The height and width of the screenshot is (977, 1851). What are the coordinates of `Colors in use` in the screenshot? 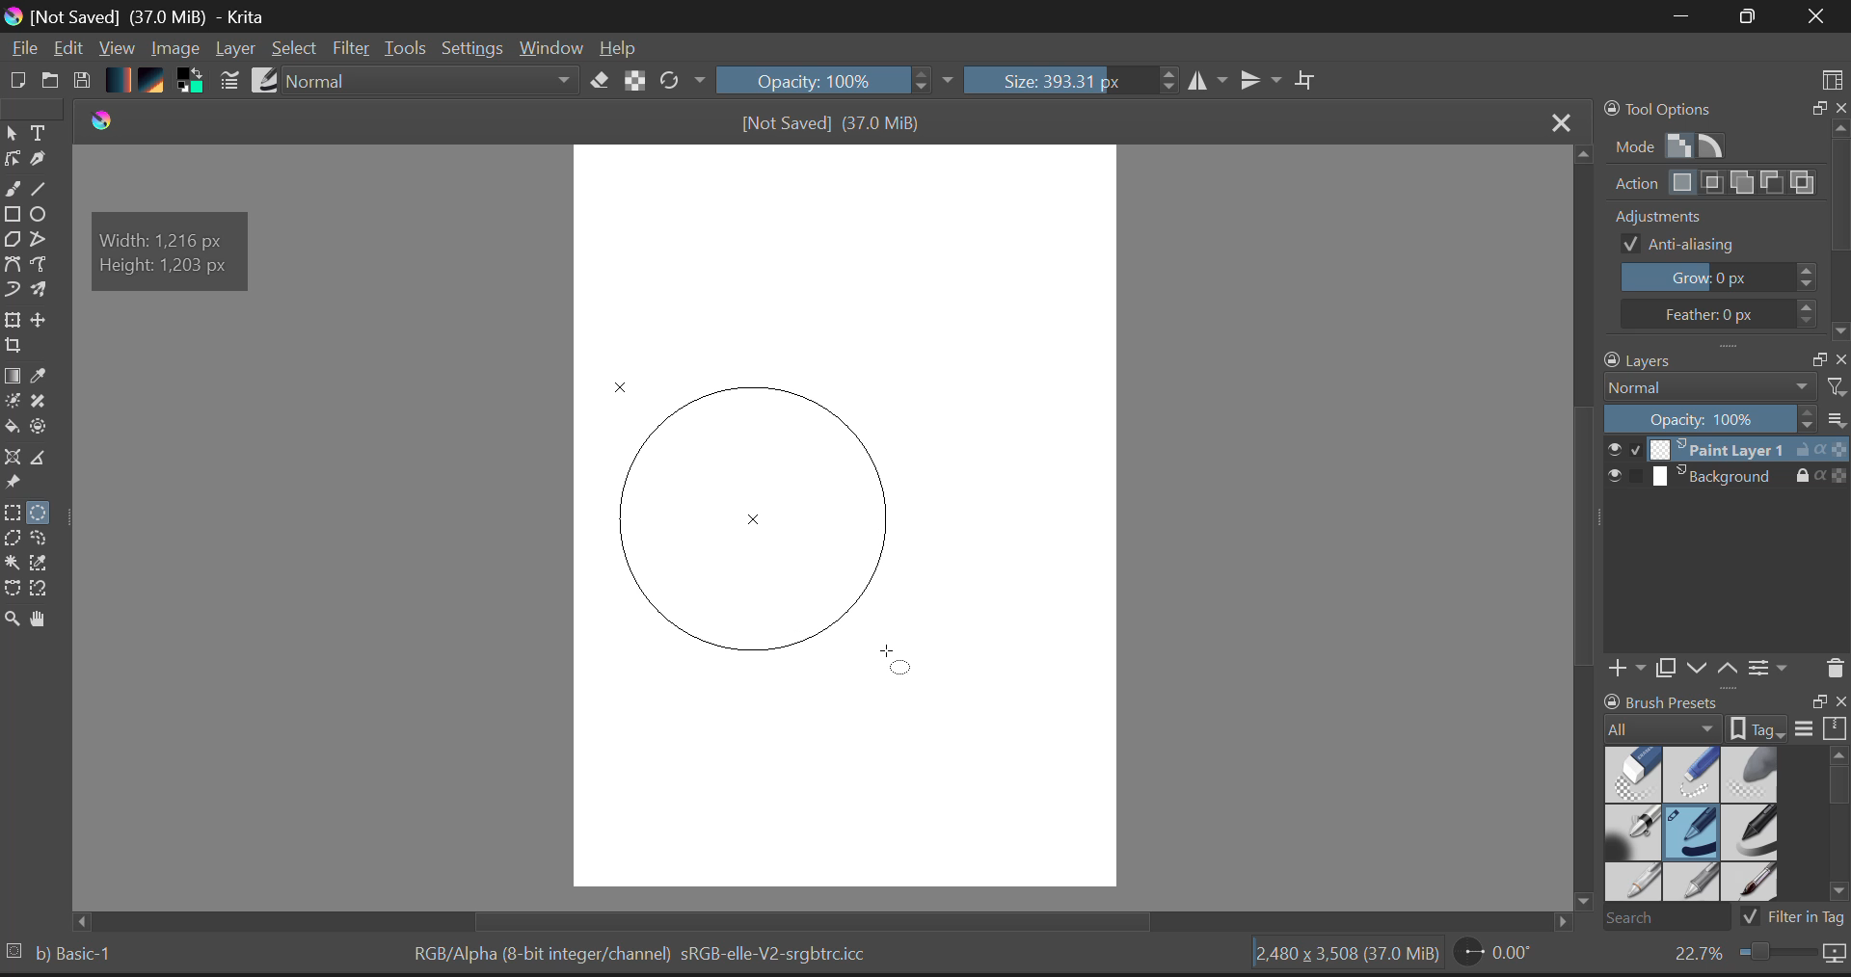 It's located at (190, 82).